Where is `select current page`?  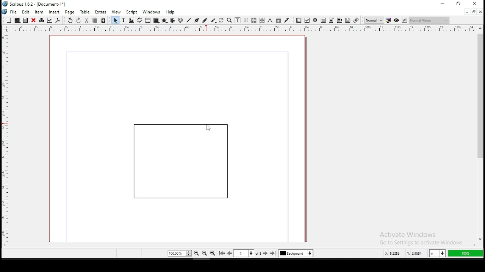 select current page is located at coordinates (244, 253).